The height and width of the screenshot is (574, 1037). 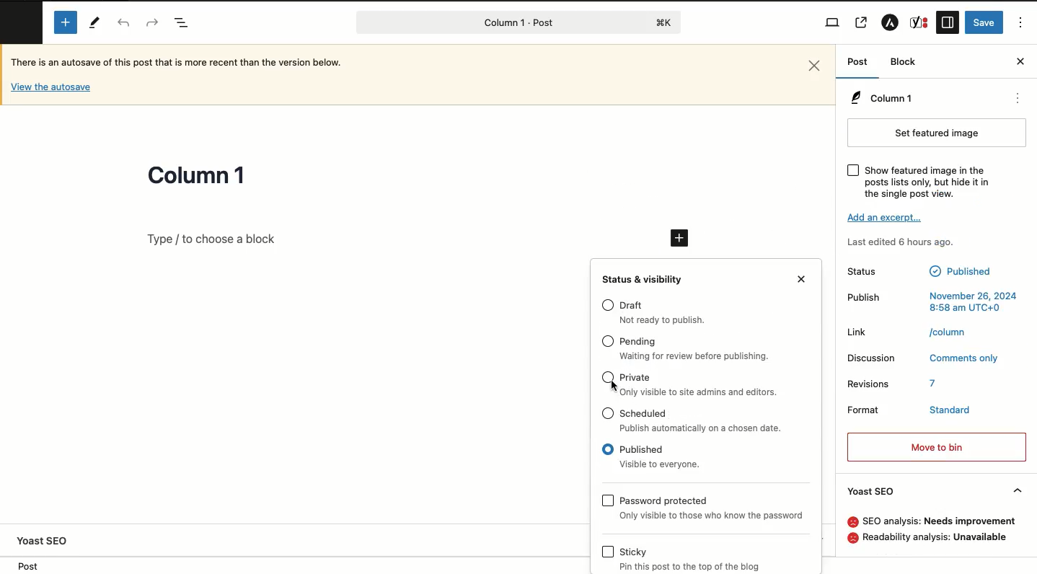 What do you see at coordinates (857, 63) in the screenshot?
I see `Post` at bounding box center [857, 63].